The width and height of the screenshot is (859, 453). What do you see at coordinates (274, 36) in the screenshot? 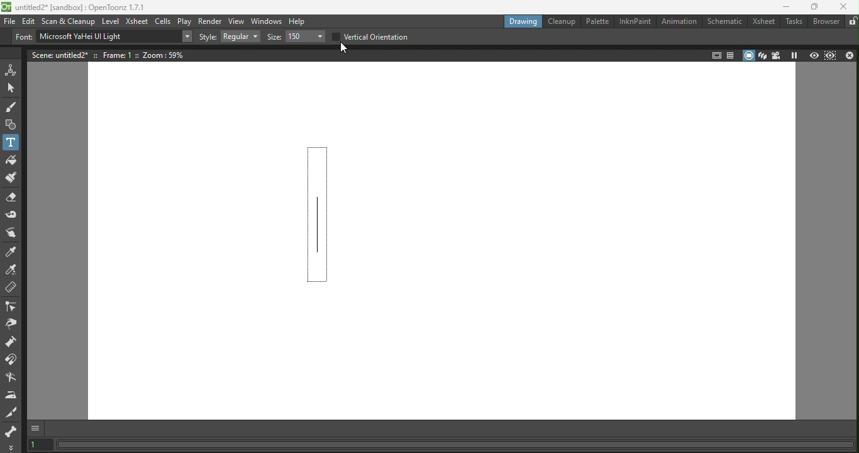
I see `Size` at bounding box center [274, 36].